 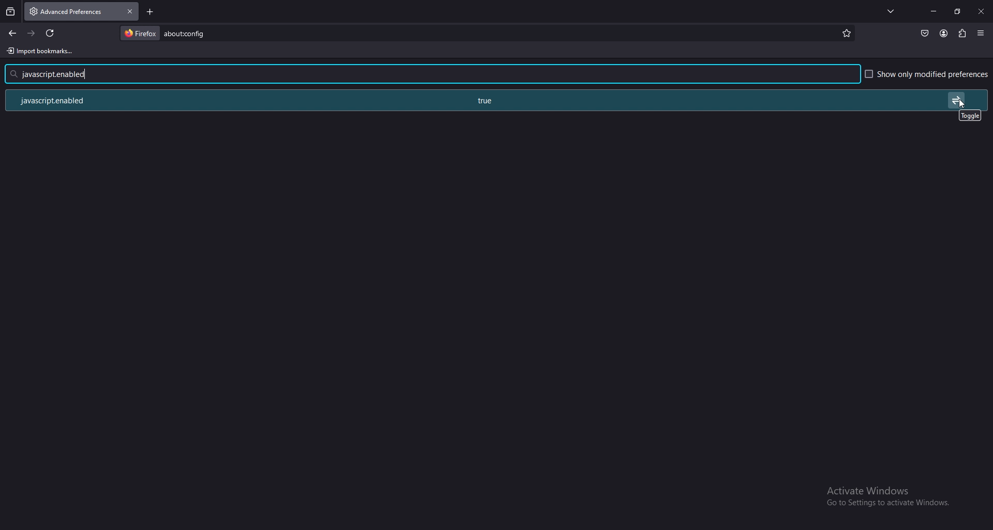 I want to click on resize, so click(x=958, y=11).